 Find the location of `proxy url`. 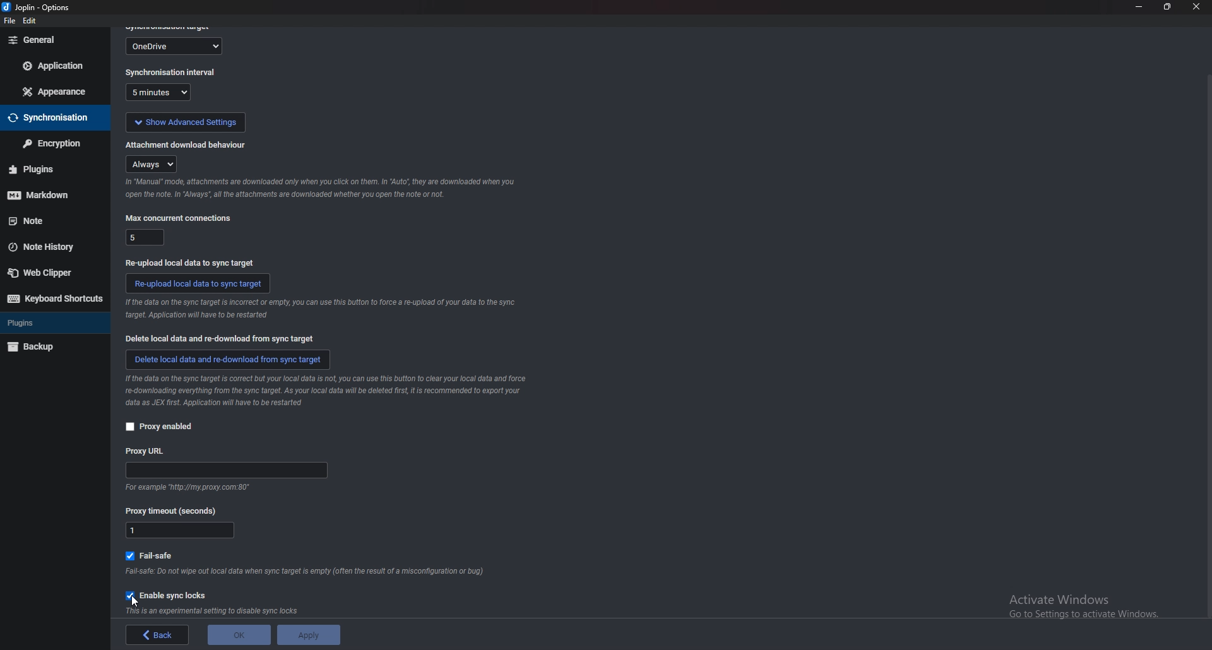

proxy url is located at coordinates (146, 451).